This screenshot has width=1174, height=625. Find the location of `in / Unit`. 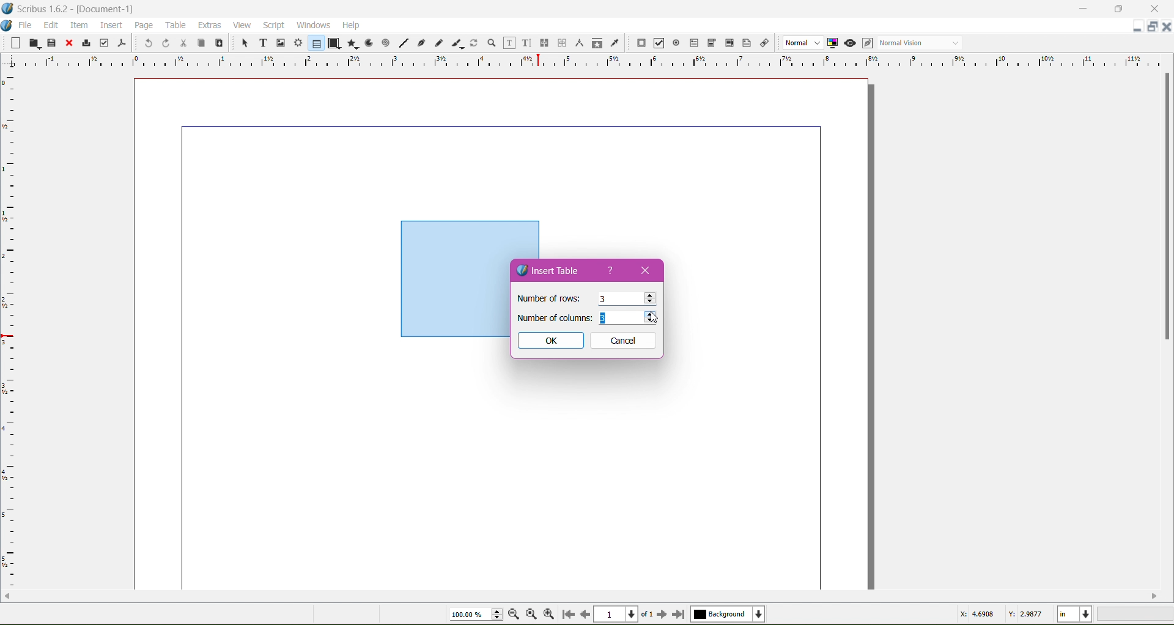

in / Unit is located at coordinates (1076, 612).